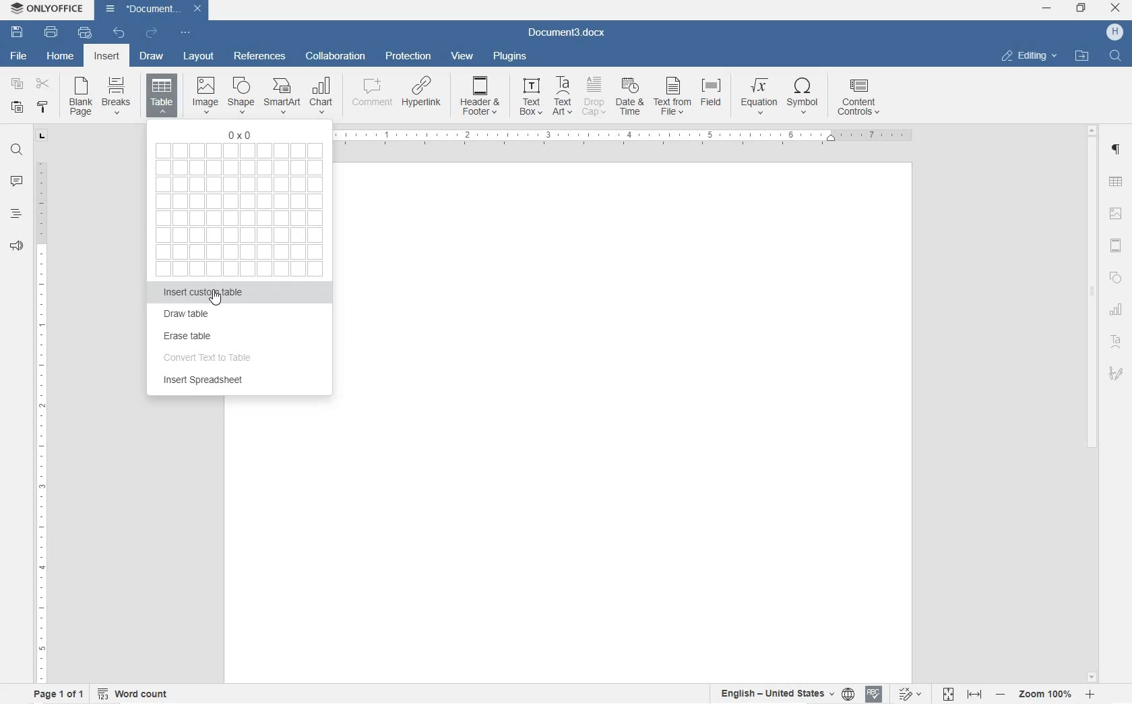  Describe the element at coordinates (714, 96) in the screenshot. I see `Field` at that location.